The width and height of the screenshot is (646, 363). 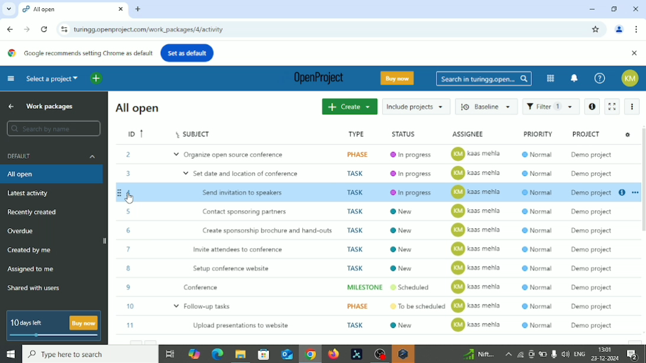 I want to click on Overdue, so click(x=22, y=231).